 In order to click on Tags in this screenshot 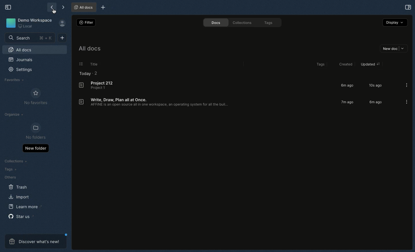, I will do `click(321, 64)`.